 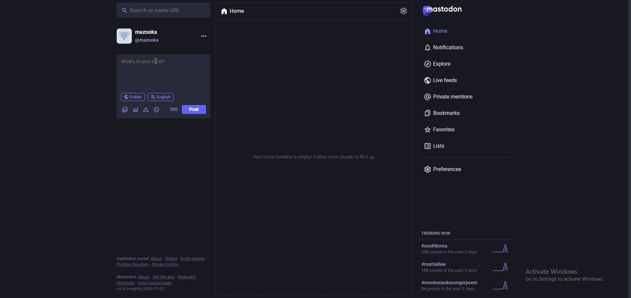 What do you see at coordinates (174, 109) in the screenshot?
I see `word limit` at bounding box center [174, 109].